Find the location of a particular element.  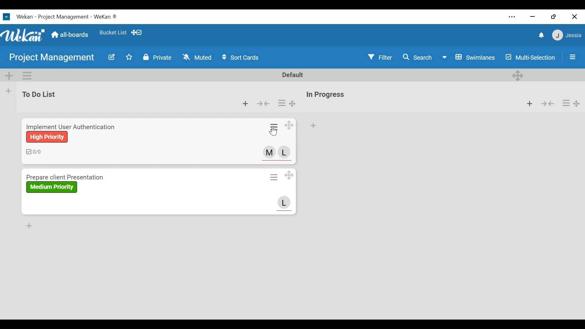

Card actions is located at coordinates (282, 103).